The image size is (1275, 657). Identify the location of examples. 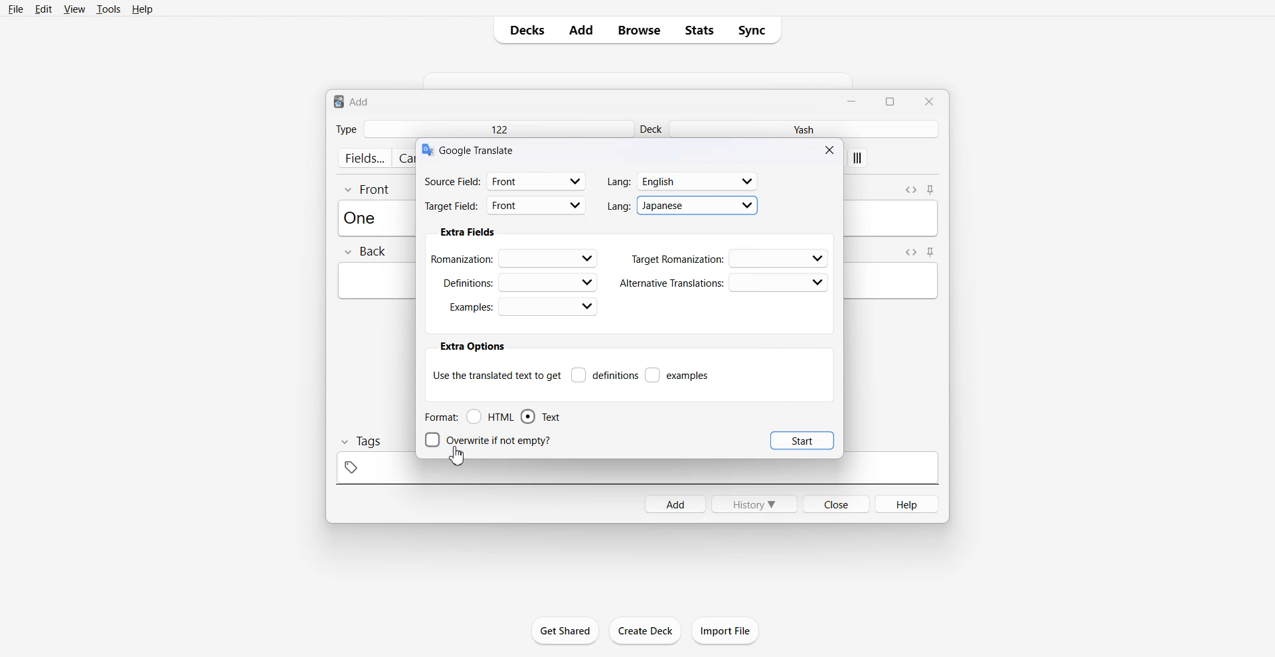
(678, 375).